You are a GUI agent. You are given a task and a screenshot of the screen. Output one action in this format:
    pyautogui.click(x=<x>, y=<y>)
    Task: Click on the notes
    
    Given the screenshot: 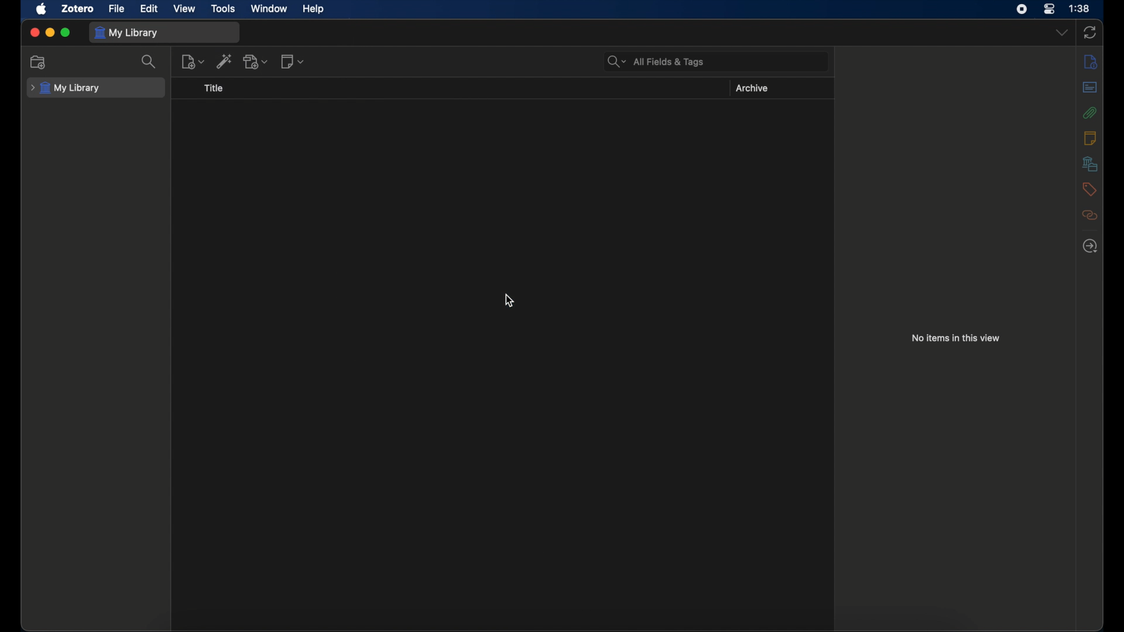 What is the action you would take?
    pyautogui.click(x=1089, y=138)
    